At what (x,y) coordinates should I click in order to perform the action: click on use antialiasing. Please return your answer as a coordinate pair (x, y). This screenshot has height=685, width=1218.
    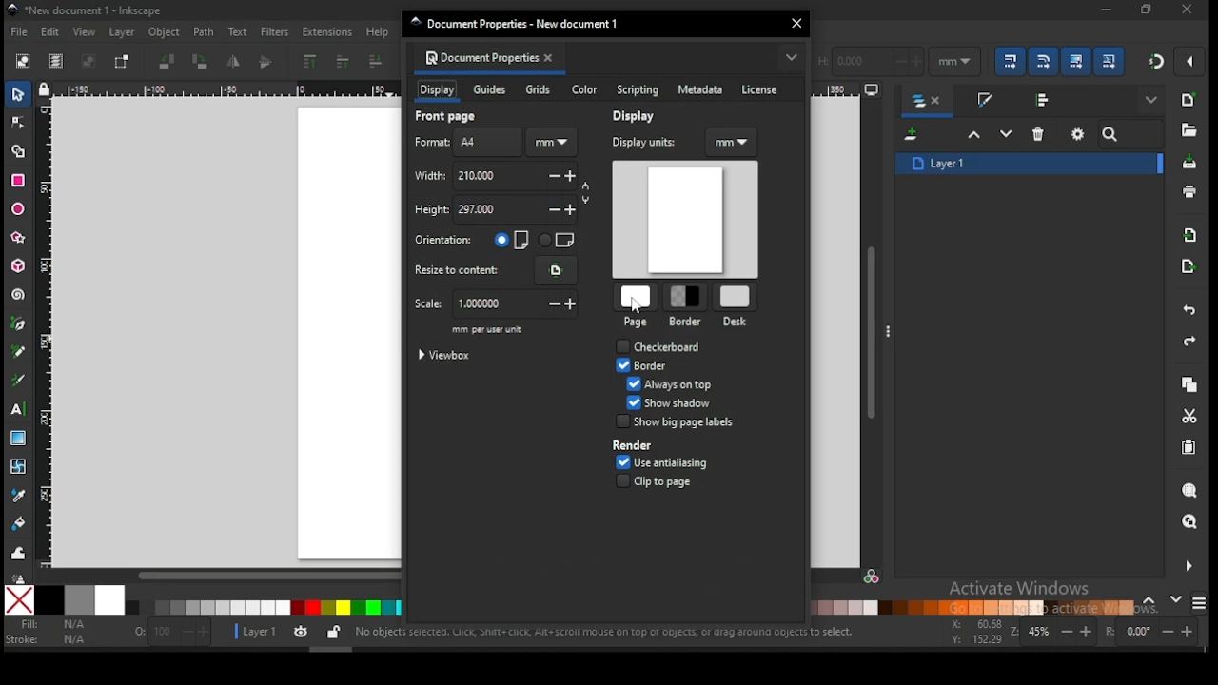
    Looking at the image, I should click on (662, 463).